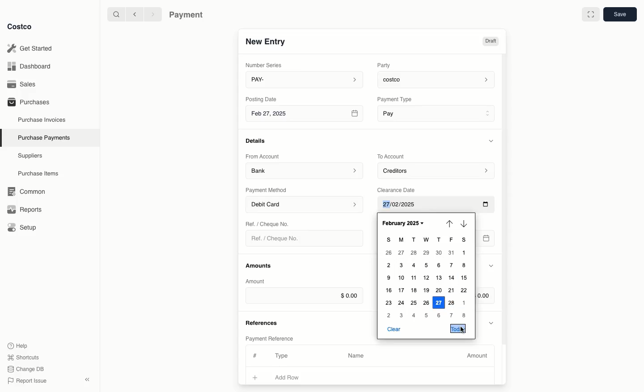  What do you see at coordinates (30, 155) in the screenshot?
I see `Suppliers` at bounding box center [30, 155].